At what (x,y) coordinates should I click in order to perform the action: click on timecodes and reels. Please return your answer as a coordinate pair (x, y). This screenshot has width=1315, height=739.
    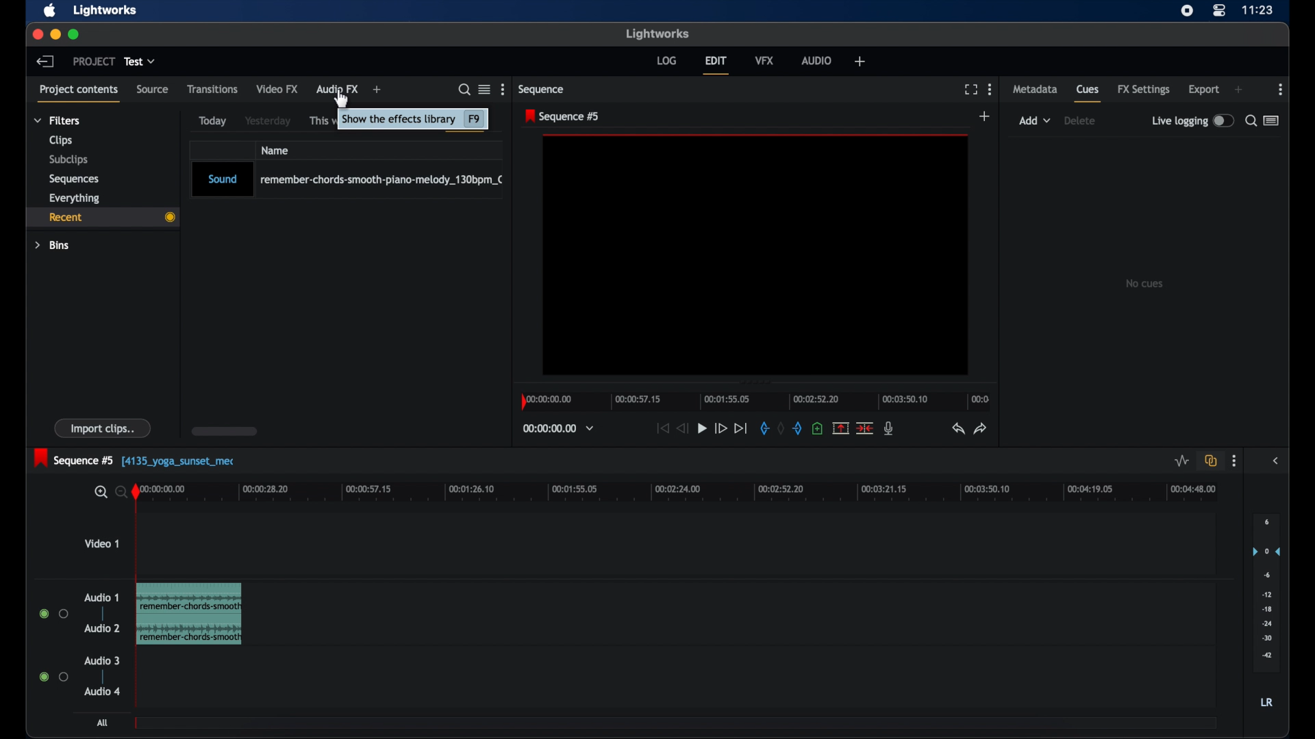
    Looking at the image, I should click on (558, 428).